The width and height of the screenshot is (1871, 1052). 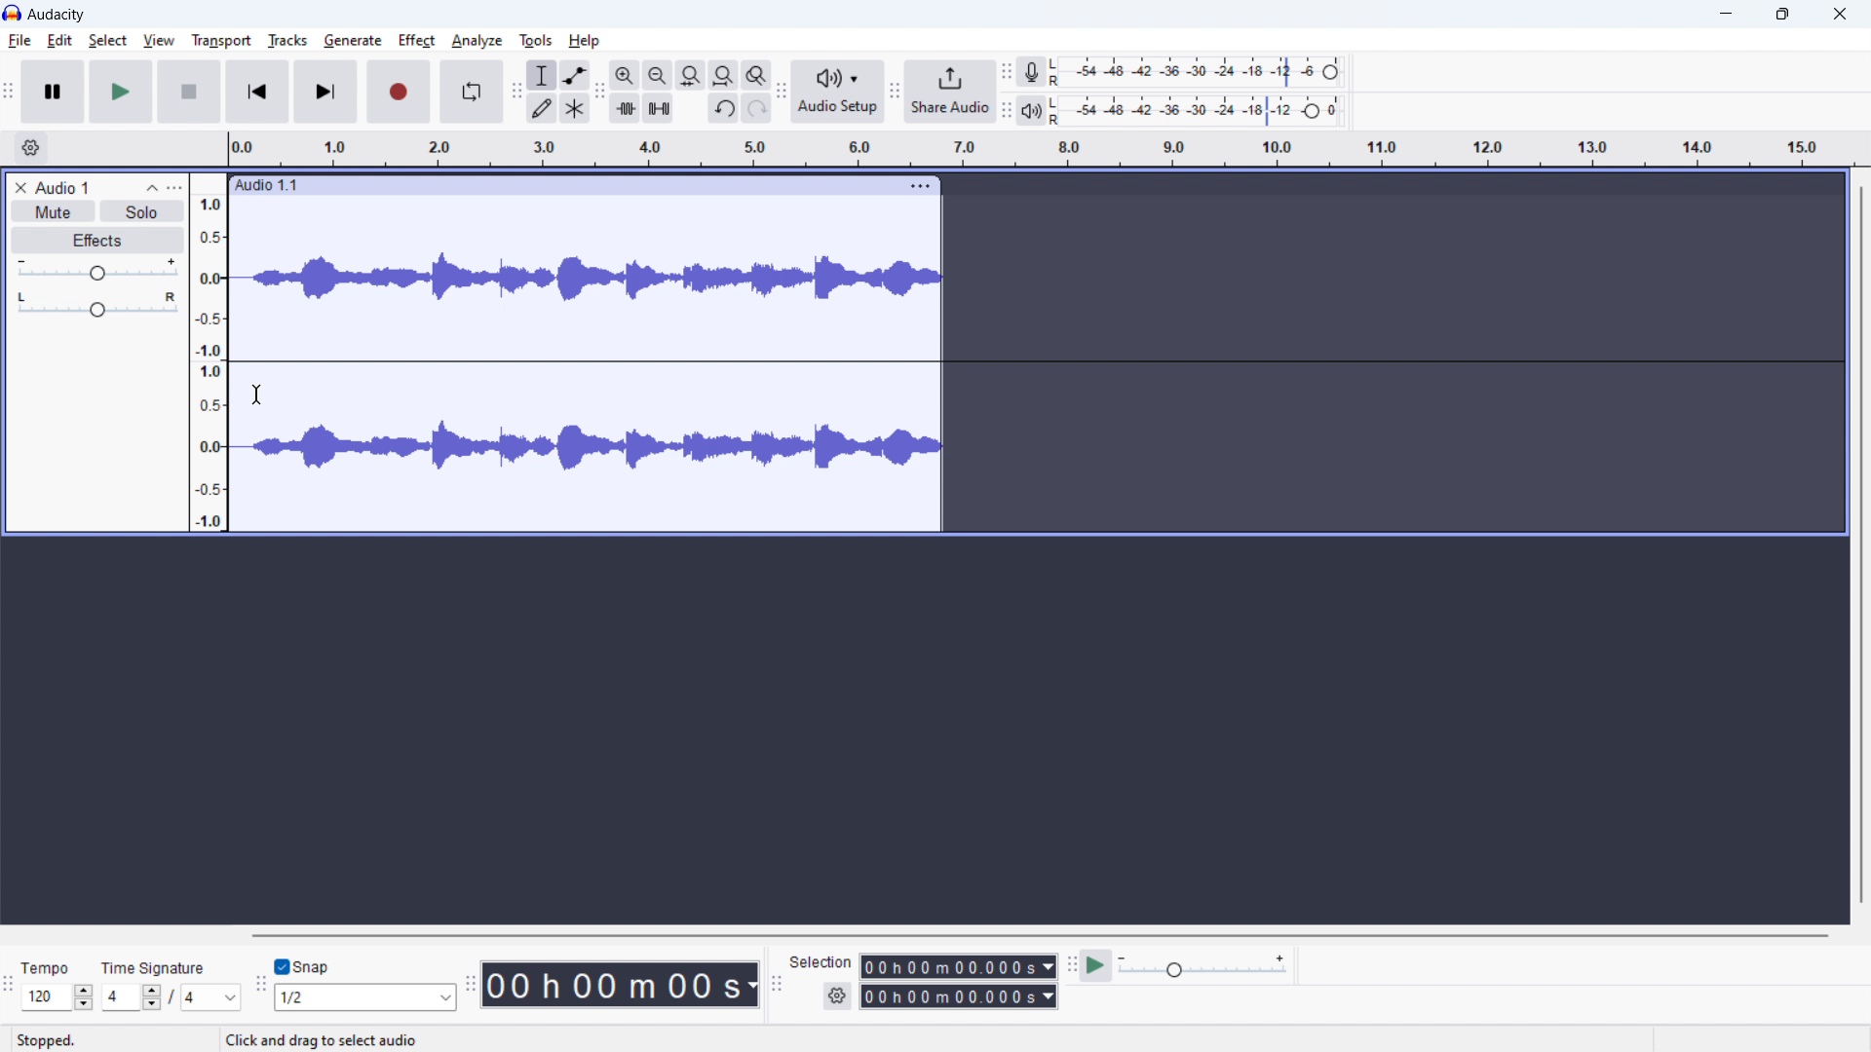 What do you see at coordinates (9, 988) in the screenshot?
I see `time signature toolbar` at bounding box center [9, 988].